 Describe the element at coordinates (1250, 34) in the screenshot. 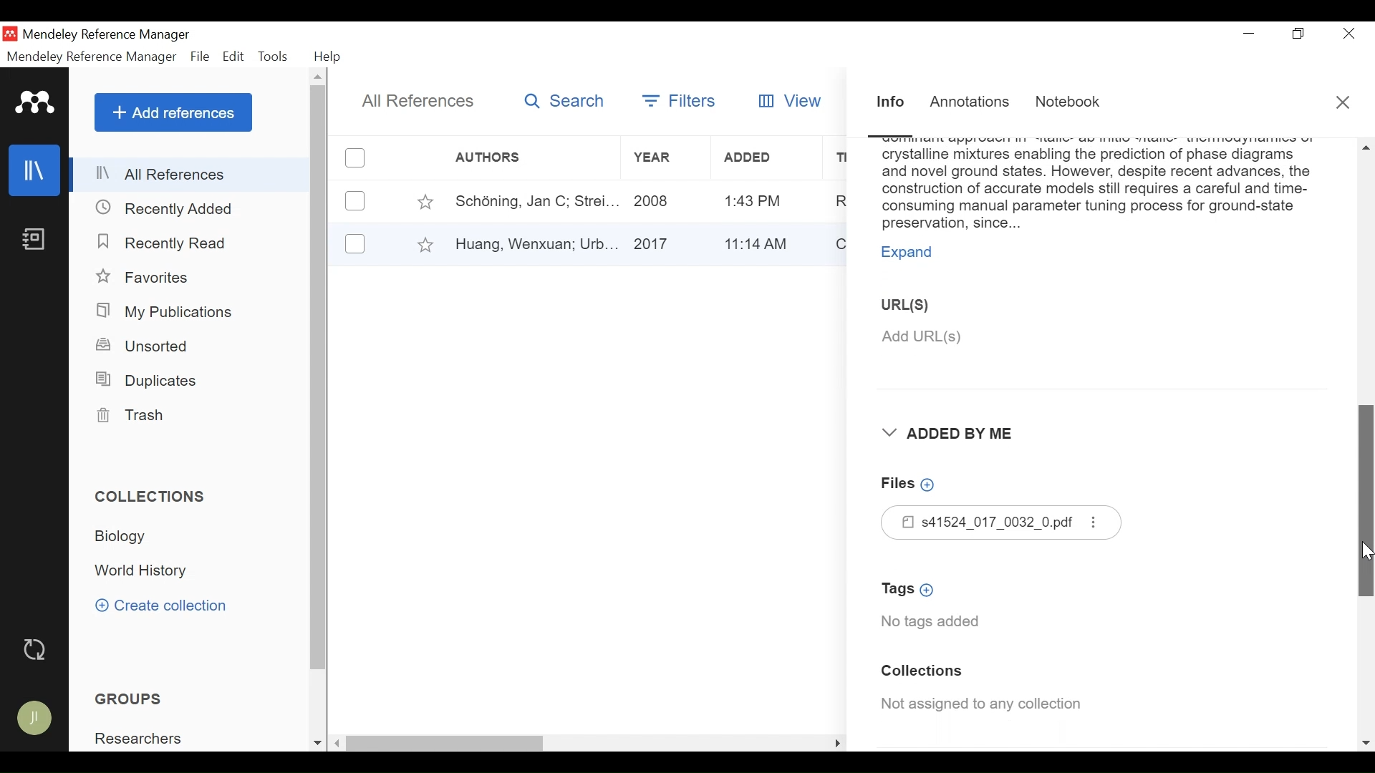

I see `minimize` at that location.